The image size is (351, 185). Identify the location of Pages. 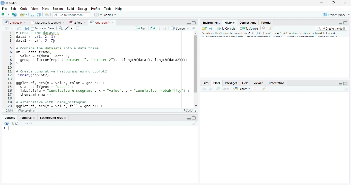
(77, 29).